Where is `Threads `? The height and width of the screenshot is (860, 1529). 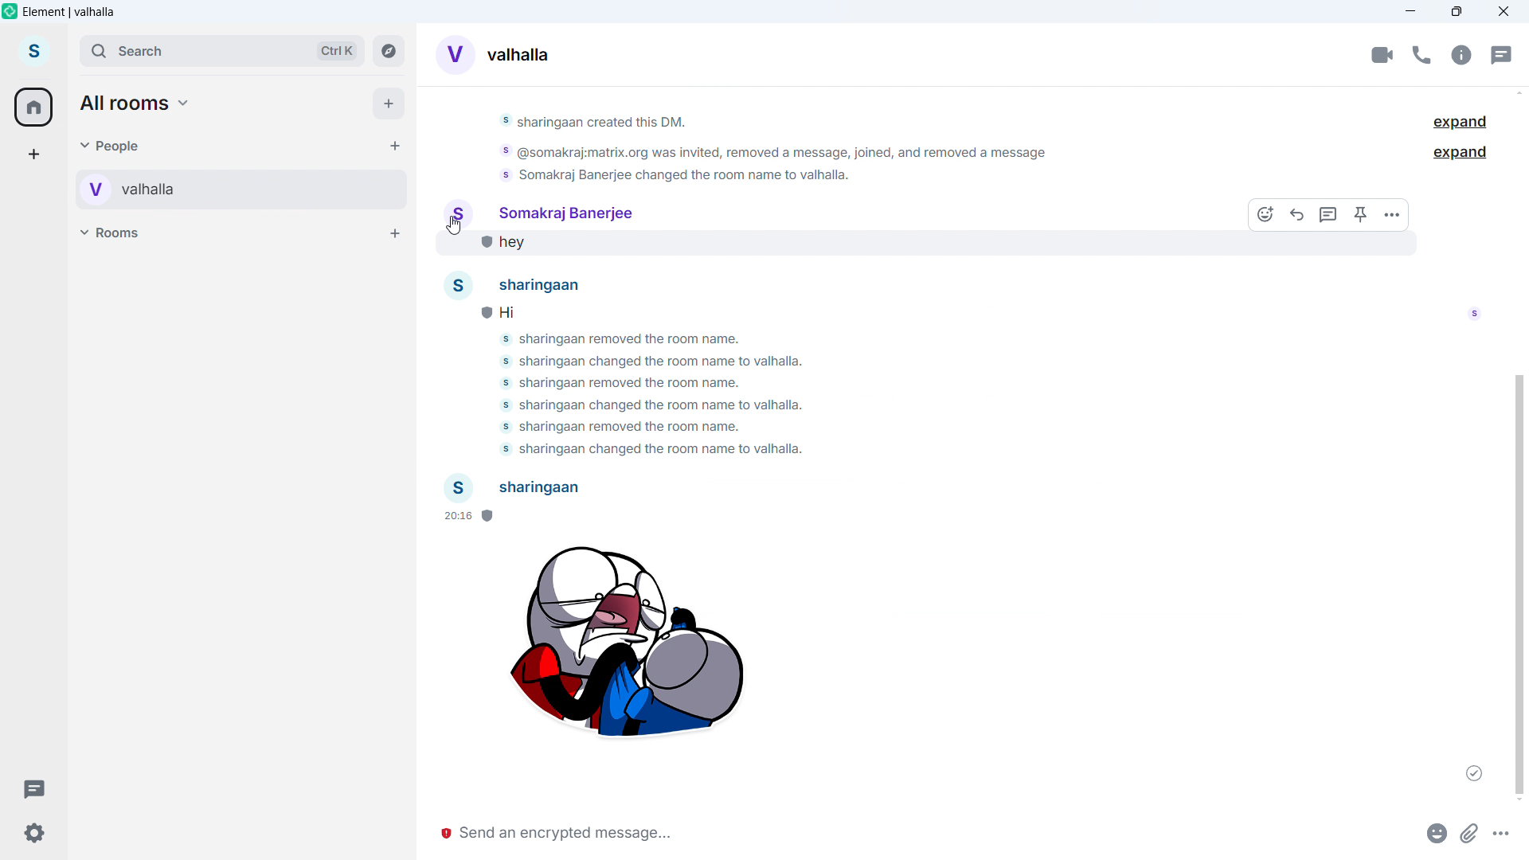
Threads  is located at coordinates (1500, 54).